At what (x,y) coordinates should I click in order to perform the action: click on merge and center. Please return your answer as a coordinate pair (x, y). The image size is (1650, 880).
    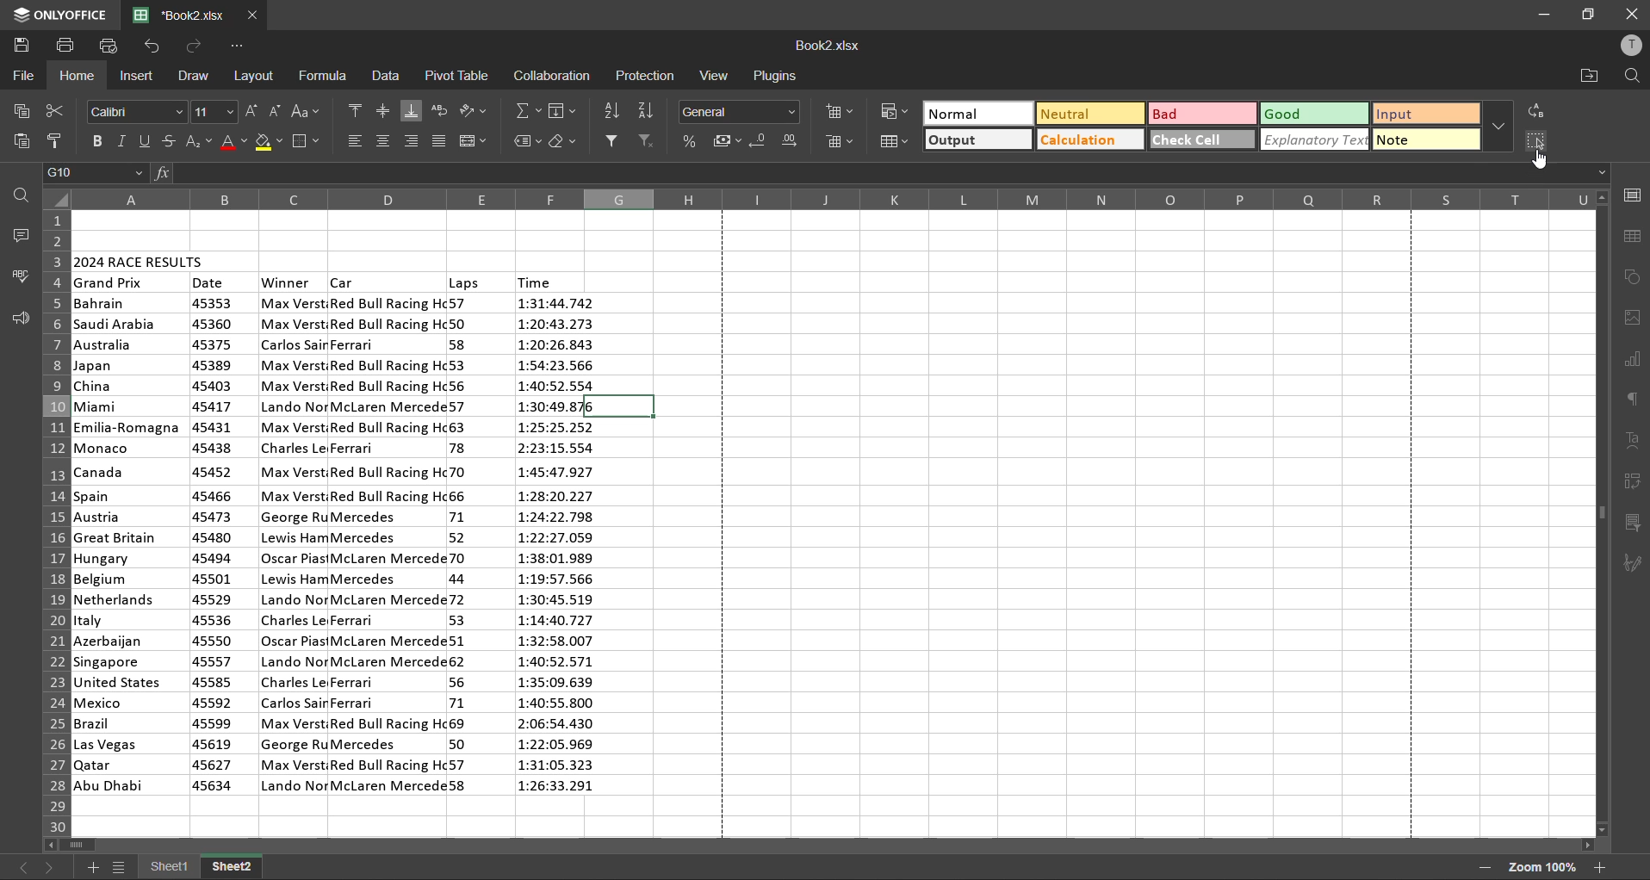
    Looking at the image, I should click on (475, 142).